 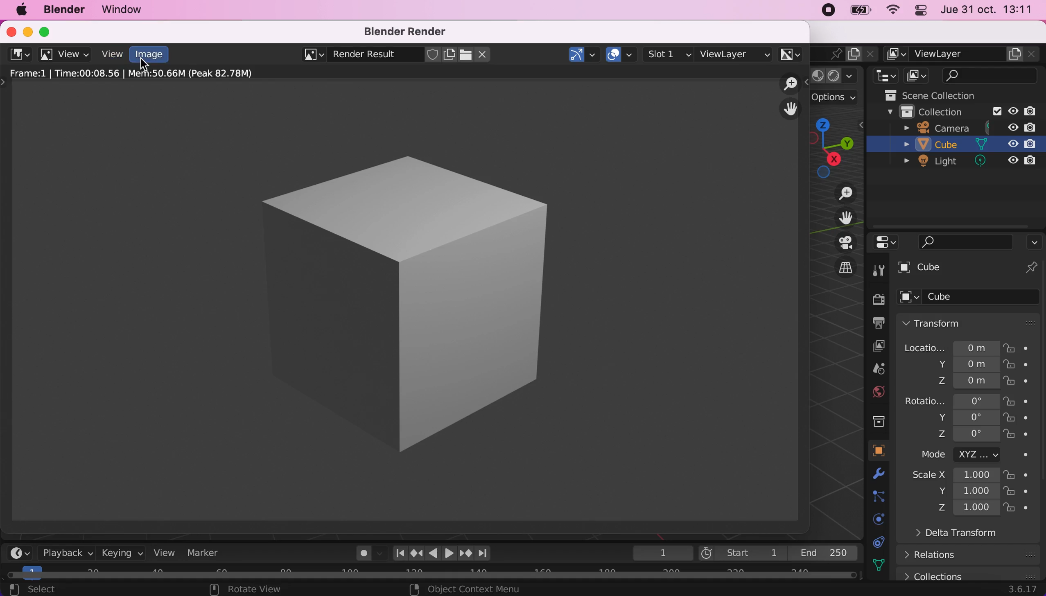 What do you see at coordinates (958, 380) in the screenshot?
I see `location z` at bounding box center [958, 380].